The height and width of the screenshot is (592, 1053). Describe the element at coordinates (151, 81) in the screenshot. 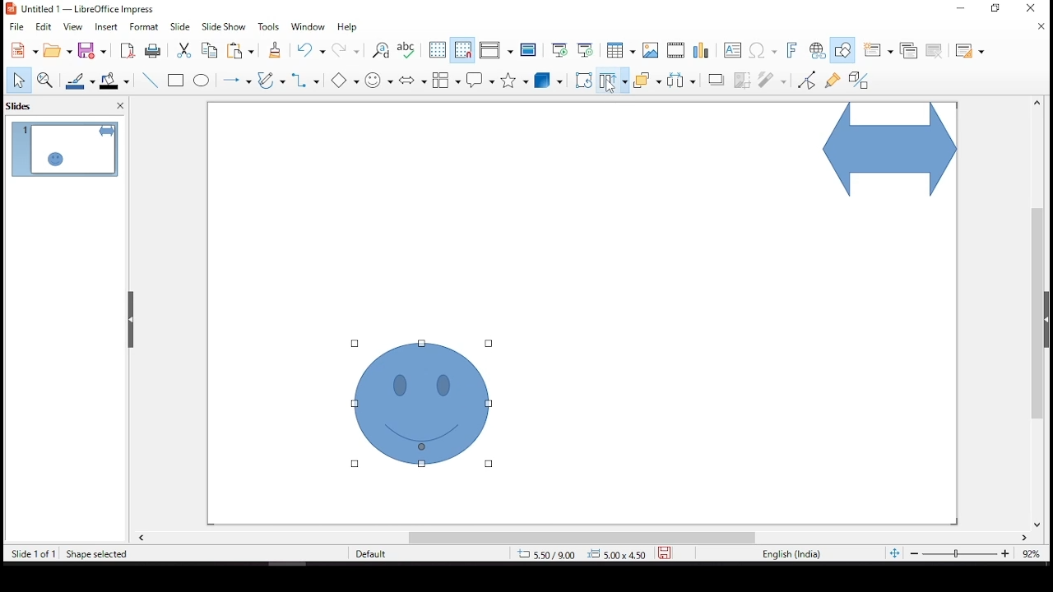

I see `line` at that location.